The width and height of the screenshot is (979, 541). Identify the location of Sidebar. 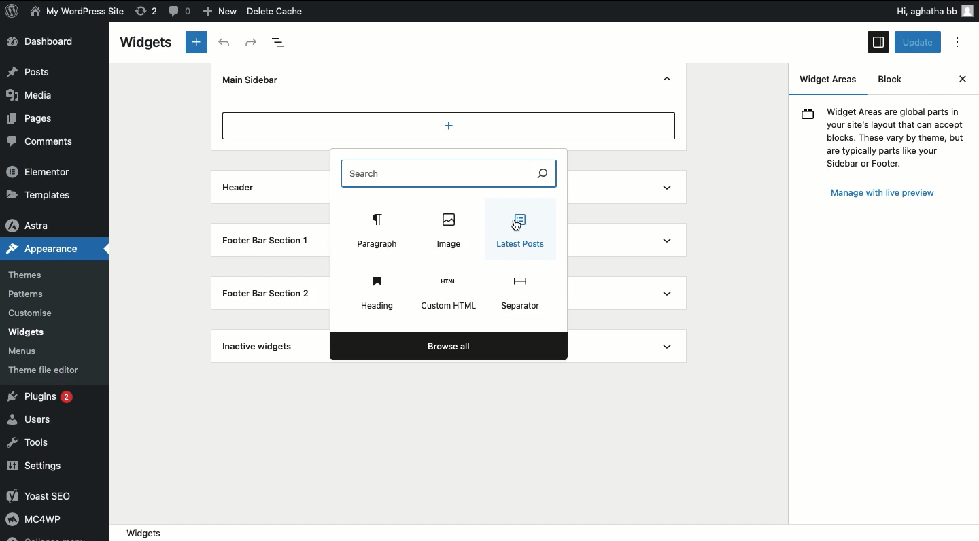
(878, 42).